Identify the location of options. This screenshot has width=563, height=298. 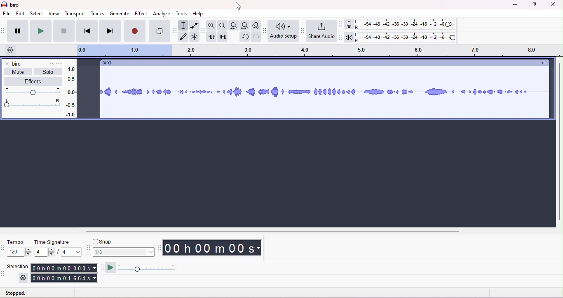
(59, 64).